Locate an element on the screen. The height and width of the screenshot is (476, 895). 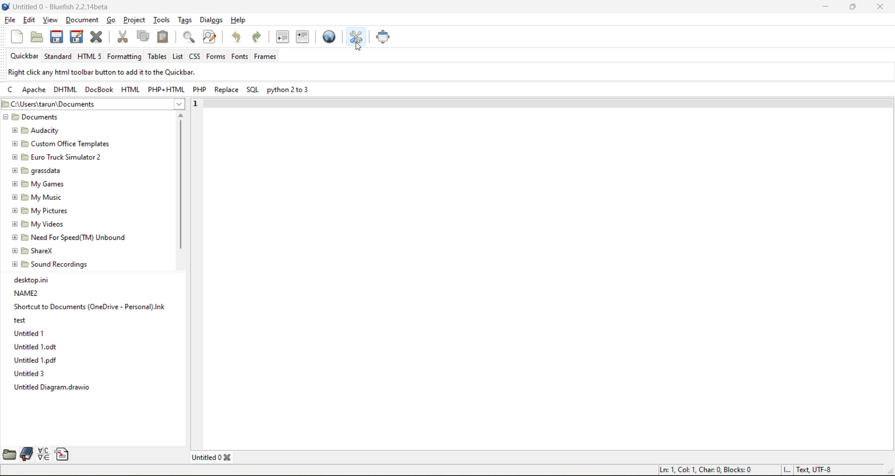
tags is located at coordinates (185, 20).